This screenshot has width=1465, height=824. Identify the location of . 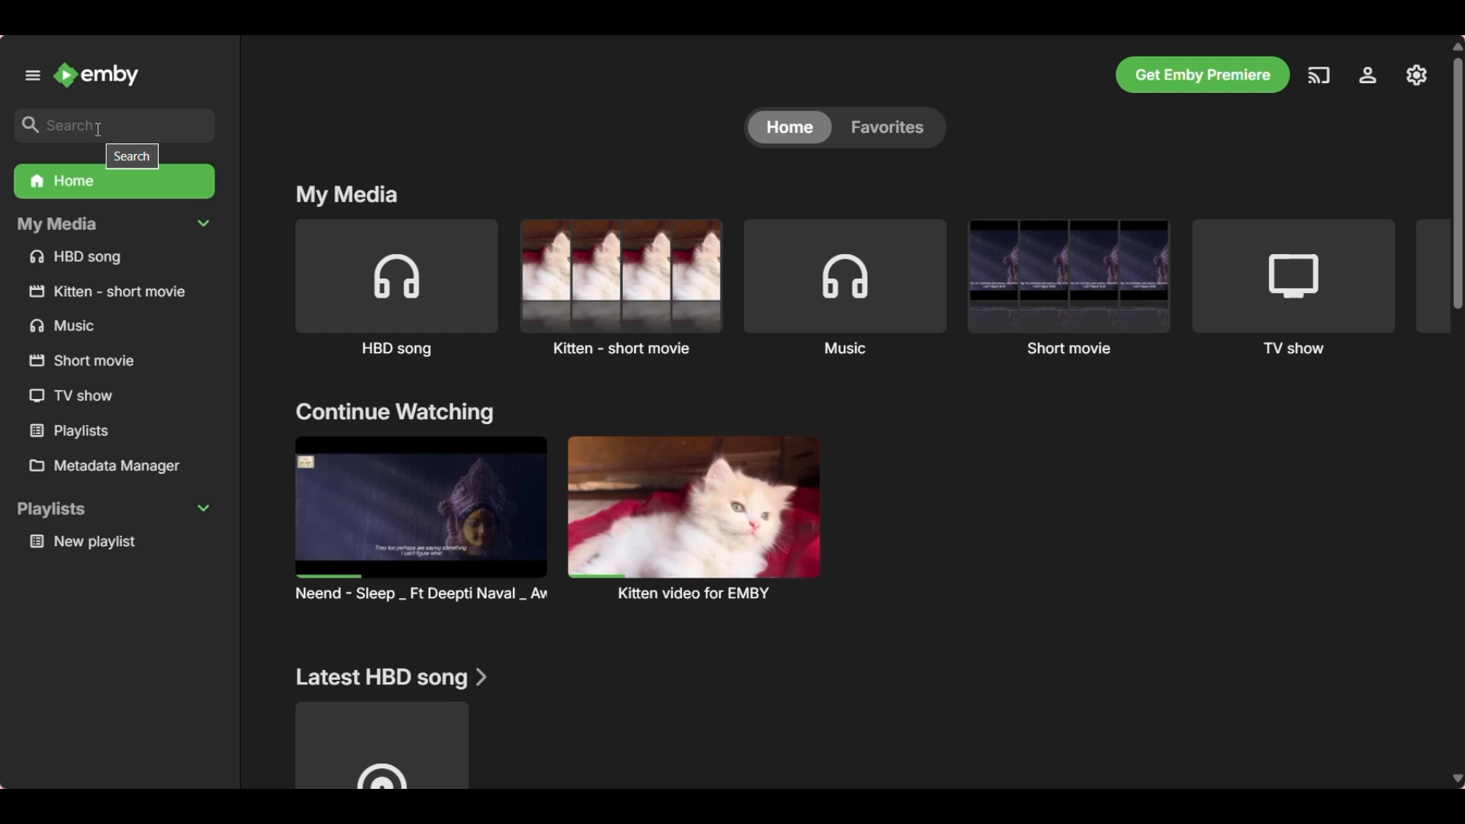
(85, 359).